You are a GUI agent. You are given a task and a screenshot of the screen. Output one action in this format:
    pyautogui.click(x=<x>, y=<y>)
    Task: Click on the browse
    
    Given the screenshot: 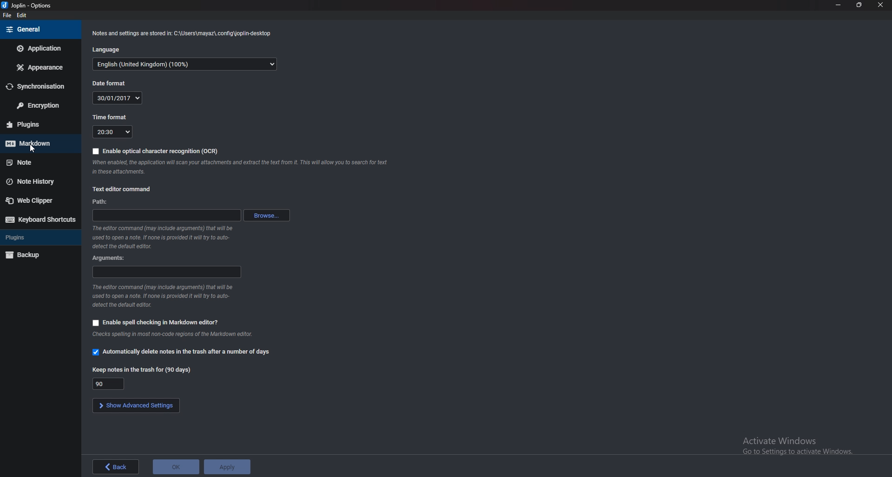 What is the action you would take?
    pyautogui.click(x=269, y=215)
    